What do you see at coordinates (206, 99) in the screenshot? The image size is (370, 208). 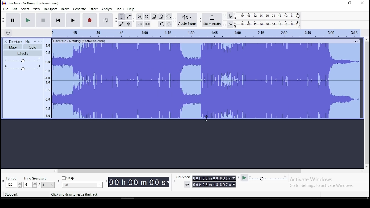 I see `audio track` at bounding box center [206, 99].